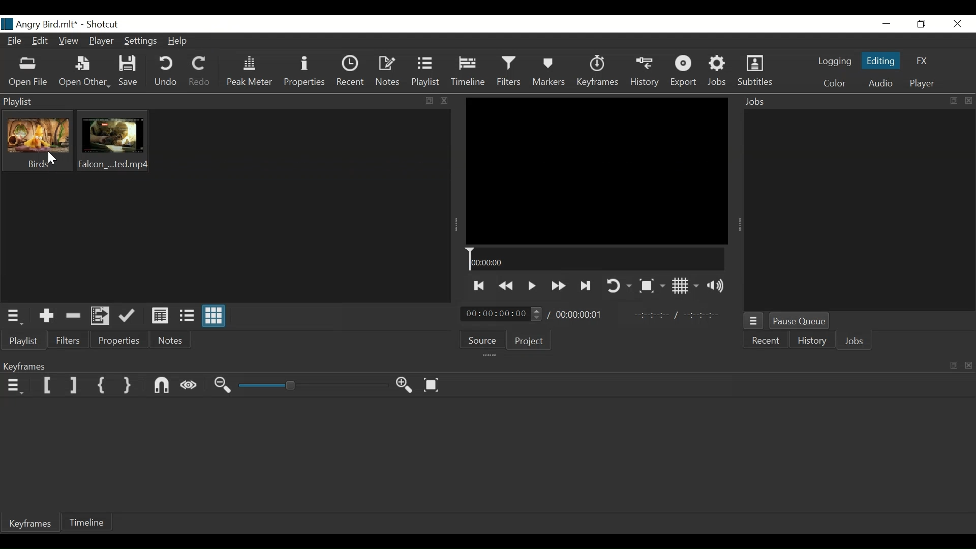 This screenshot has height=549, width=976. I want to click on Keyframe, so click(33, 526).